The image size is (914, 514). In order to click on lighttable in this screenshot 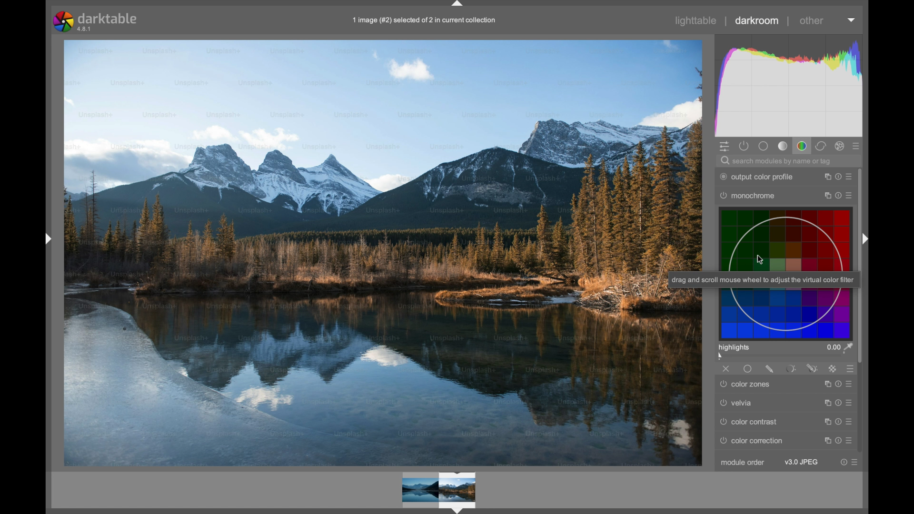, I will do `click(695, 20)`.